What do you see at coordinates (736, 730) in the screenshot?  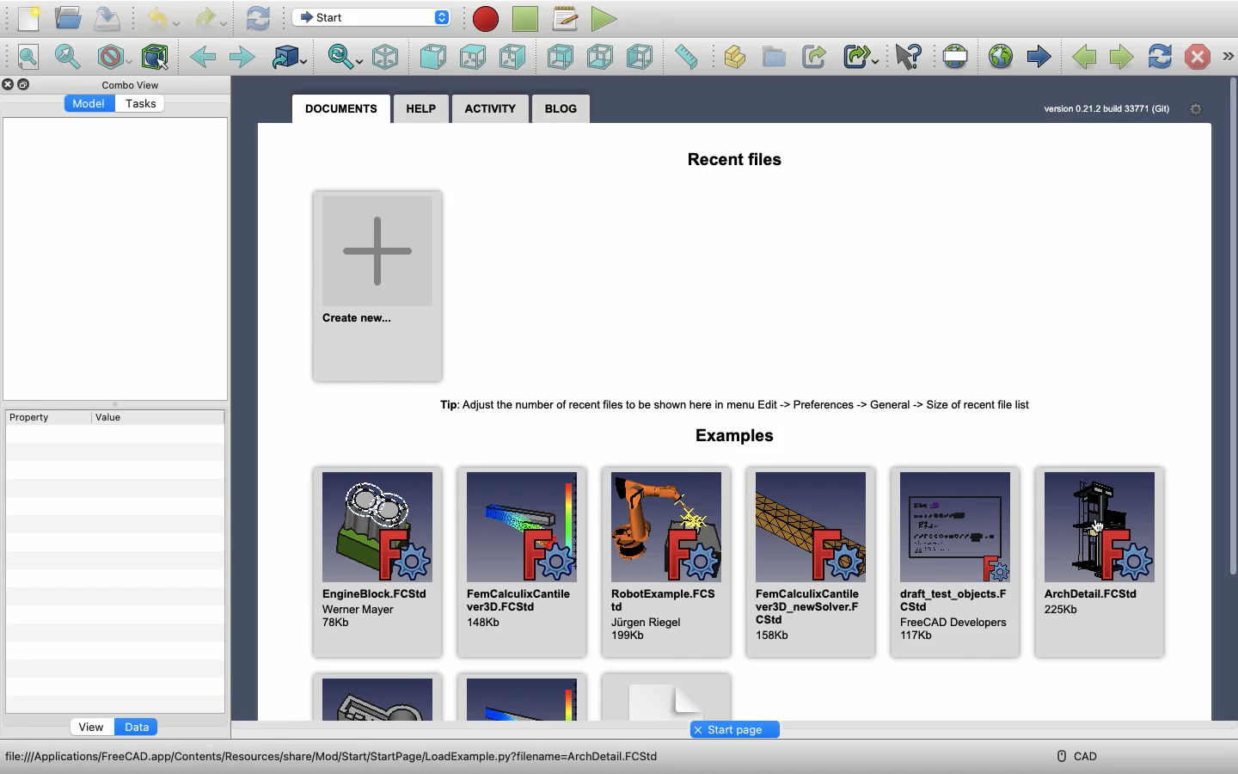 I see `Start page` at bounding box center [736, 730].